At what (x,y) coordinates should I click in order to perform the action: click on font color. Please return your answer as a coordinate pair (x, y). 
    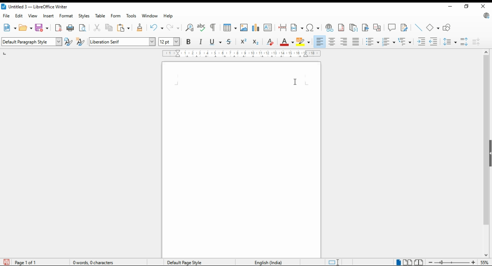
    Looking at the image, I should click on (288, 42).